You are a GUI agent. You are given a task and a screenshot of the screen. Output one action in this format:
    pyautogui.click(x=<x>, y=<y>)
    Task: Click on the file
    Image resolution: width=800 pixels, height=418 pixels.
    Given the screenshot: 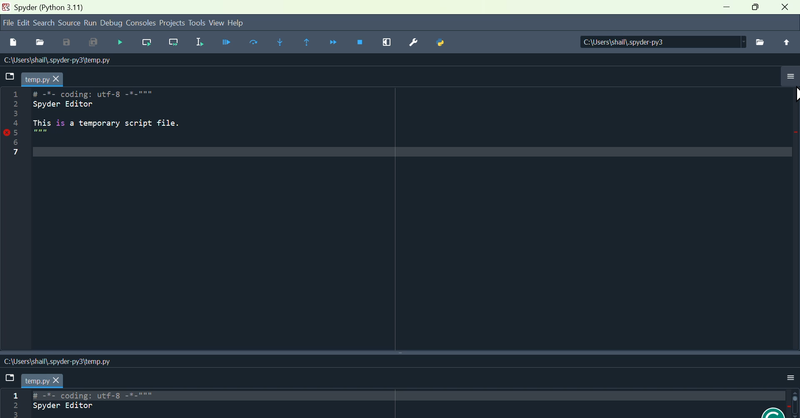 What is the action you would take?
    pyautogui.click(x=6, y=25)
    